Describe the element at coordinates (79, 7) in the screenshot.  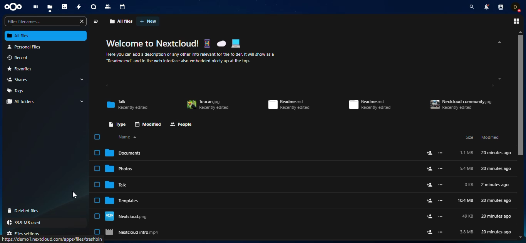
I see `Activity` at that location.